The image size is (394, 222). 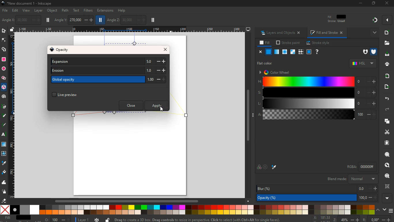 I want to click on expansion, so click(x=108, y=62).